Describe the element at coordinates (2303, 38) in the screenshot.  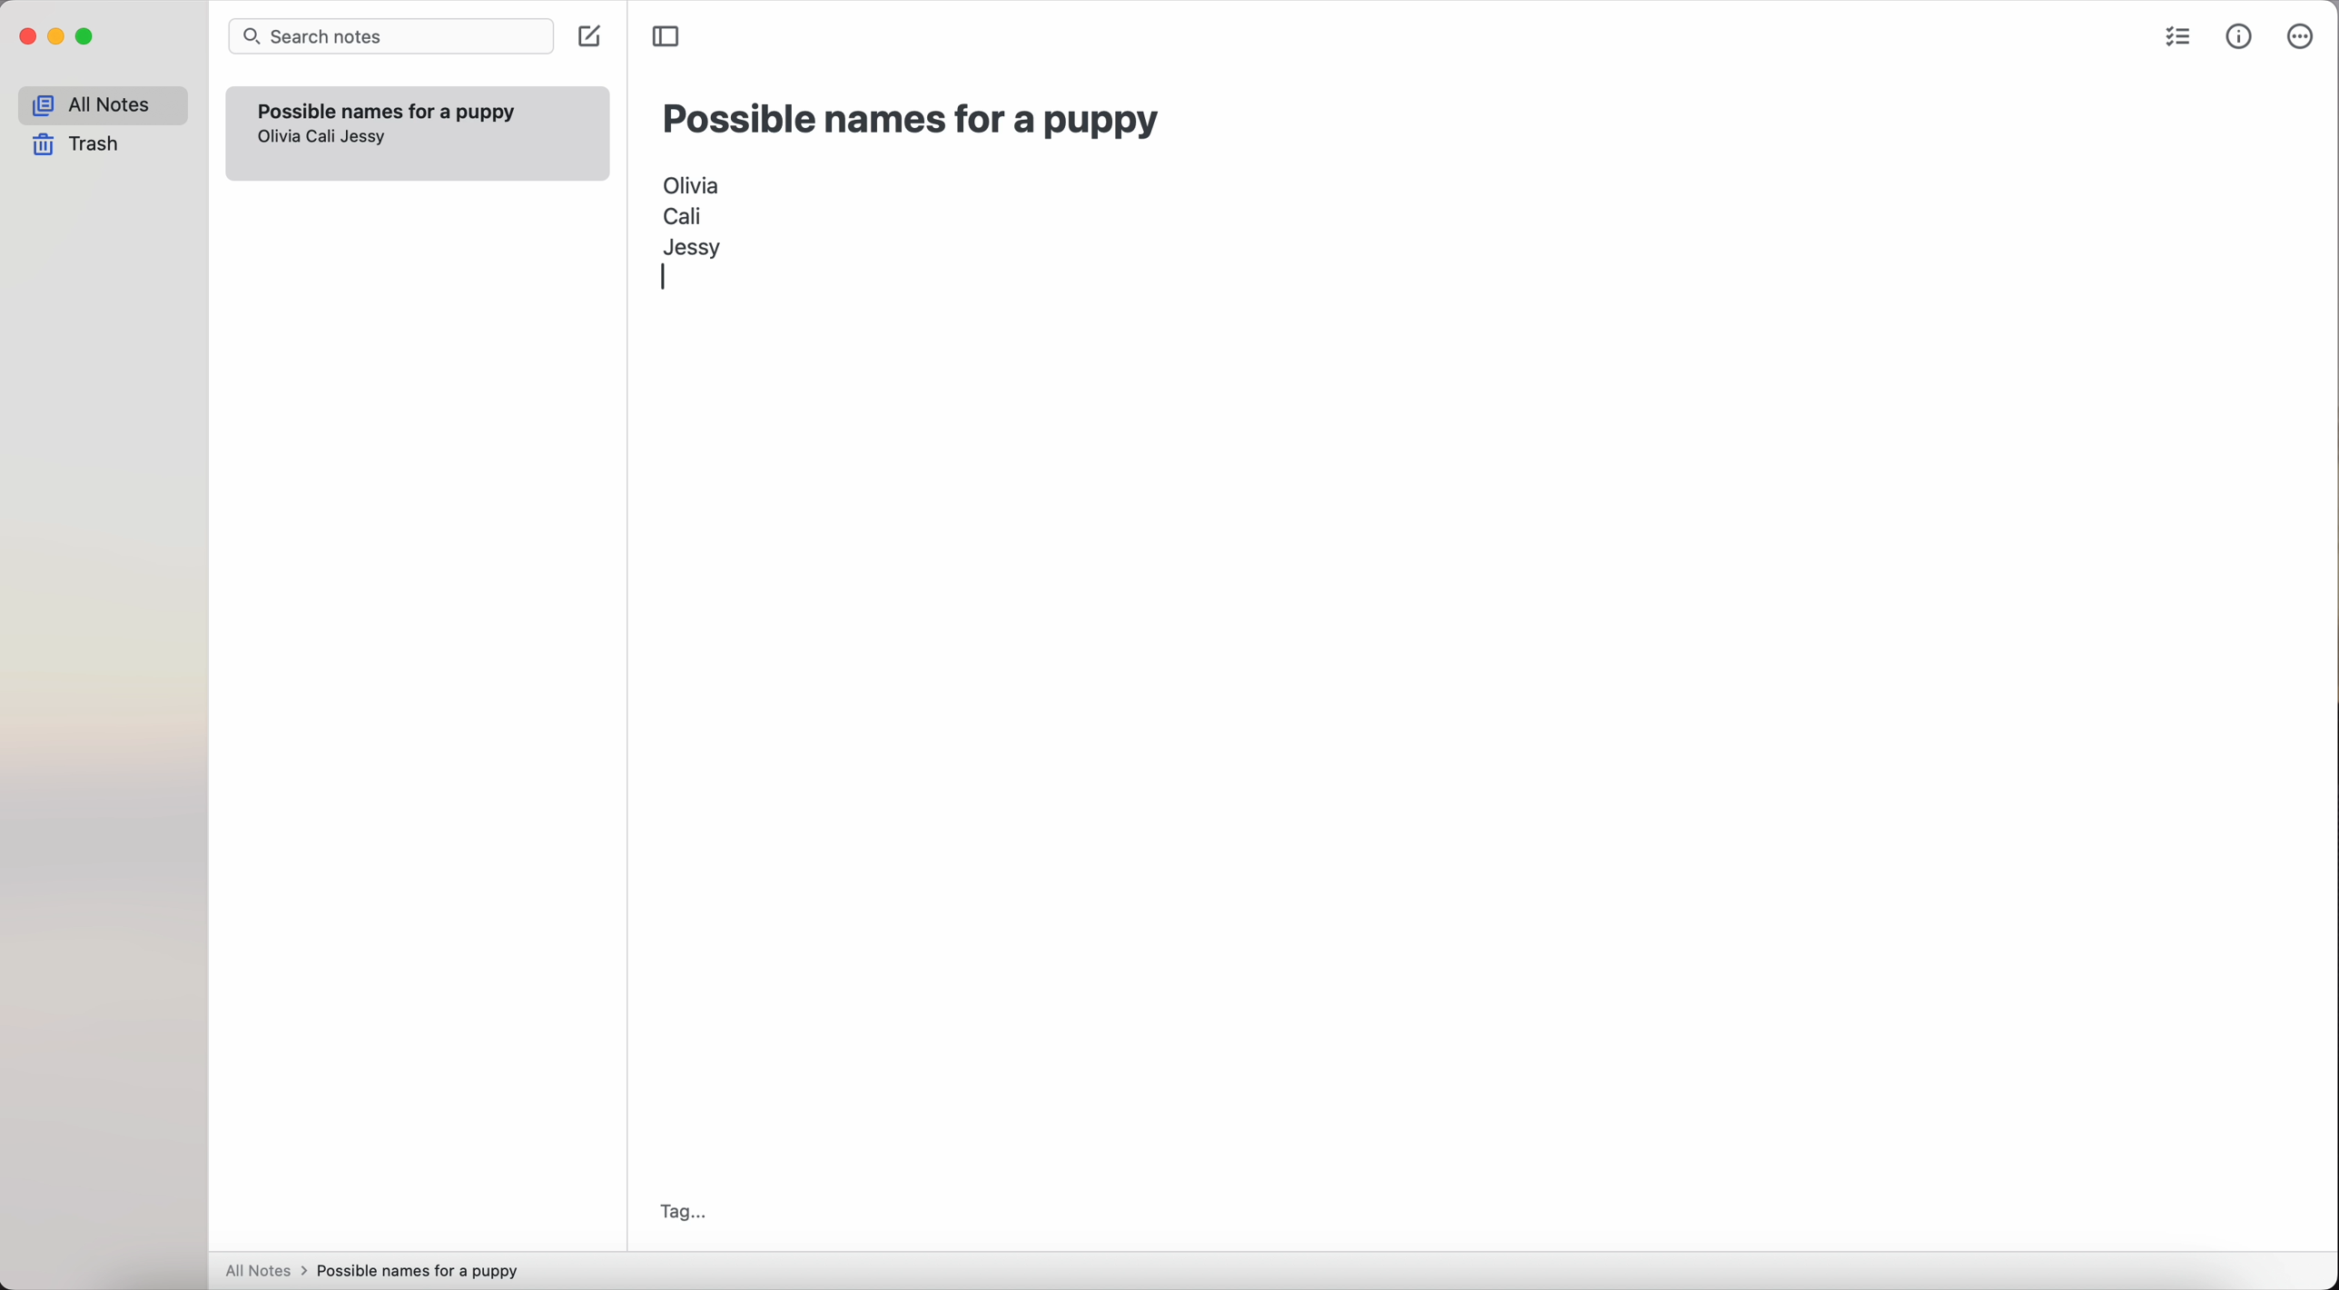
I see `more options` at that location.